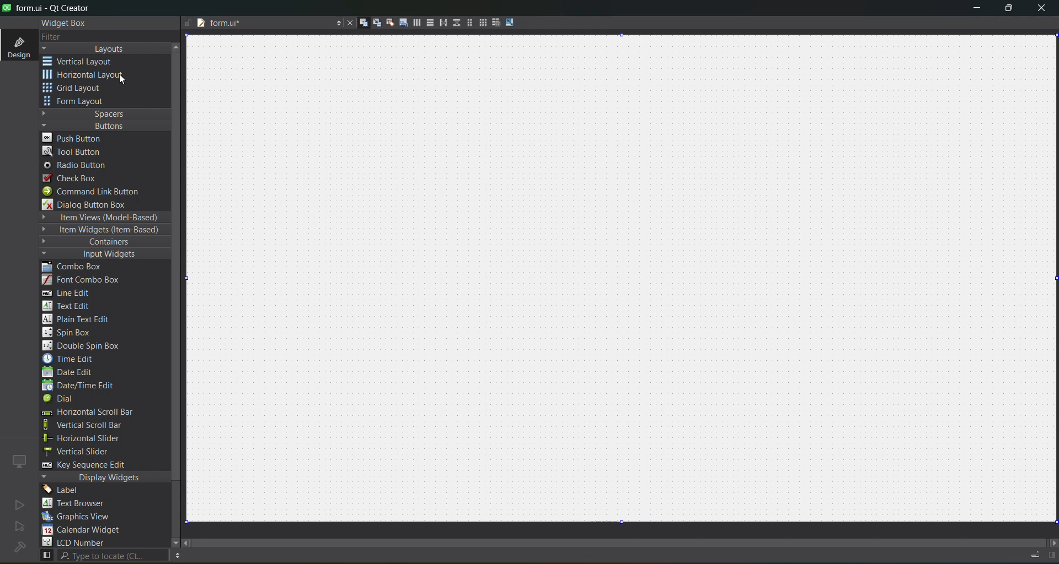 The height and width of the screenshot is (564, 1059). I want to click on layout vertically, so click(427, 22).